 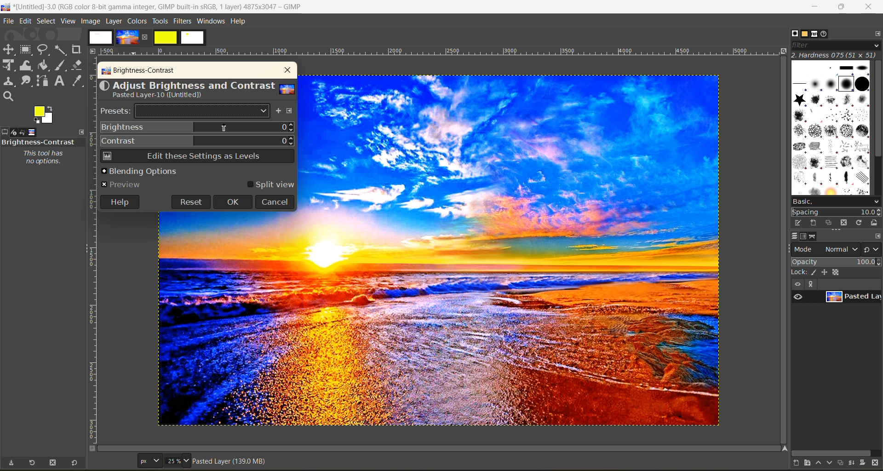 I want to click on delete this layer, so click(x=877, y=464).